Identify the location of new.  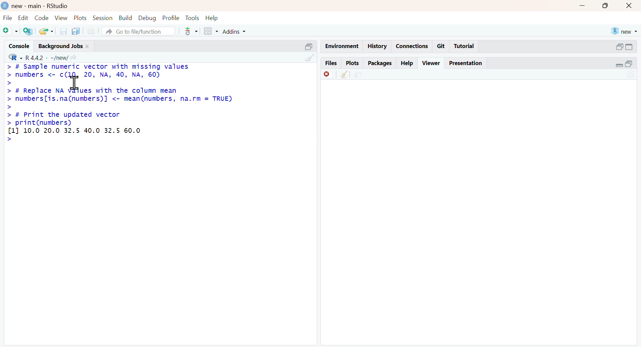
(625, 32).